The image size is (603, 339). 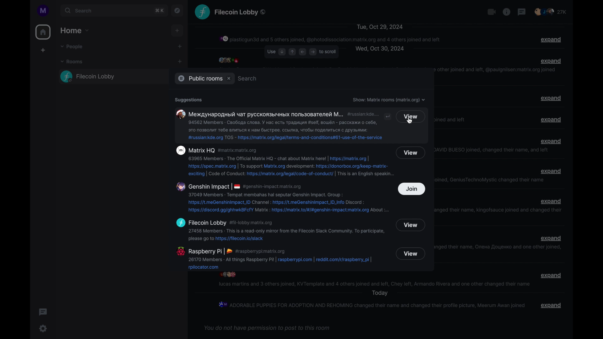 I want to click on explore rooms, so click(x=177, y=11).